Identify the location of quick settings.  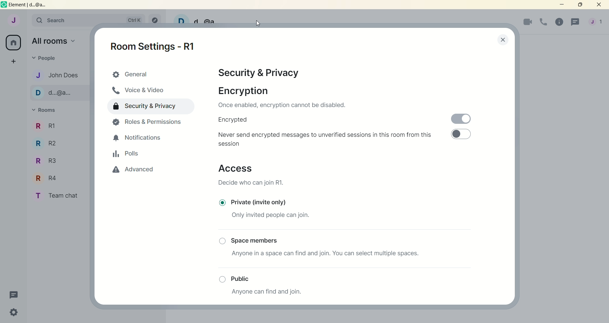
(12, 312).